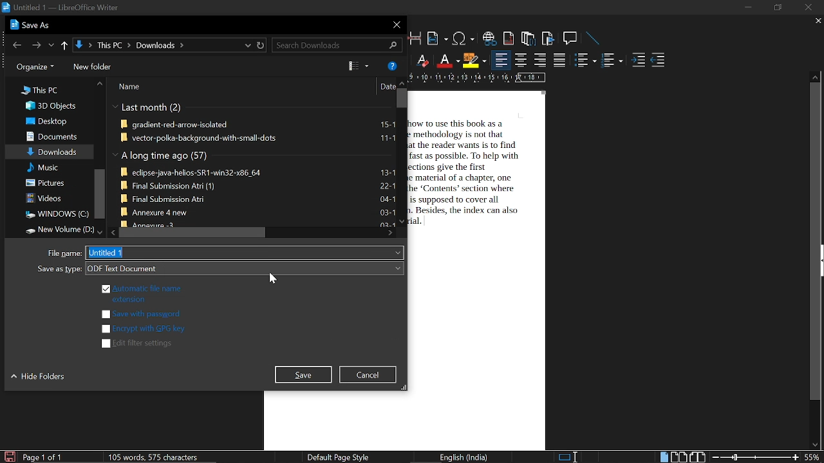 This screenshot has height=463, width=824. I want to click on align center, so click(521, 60).